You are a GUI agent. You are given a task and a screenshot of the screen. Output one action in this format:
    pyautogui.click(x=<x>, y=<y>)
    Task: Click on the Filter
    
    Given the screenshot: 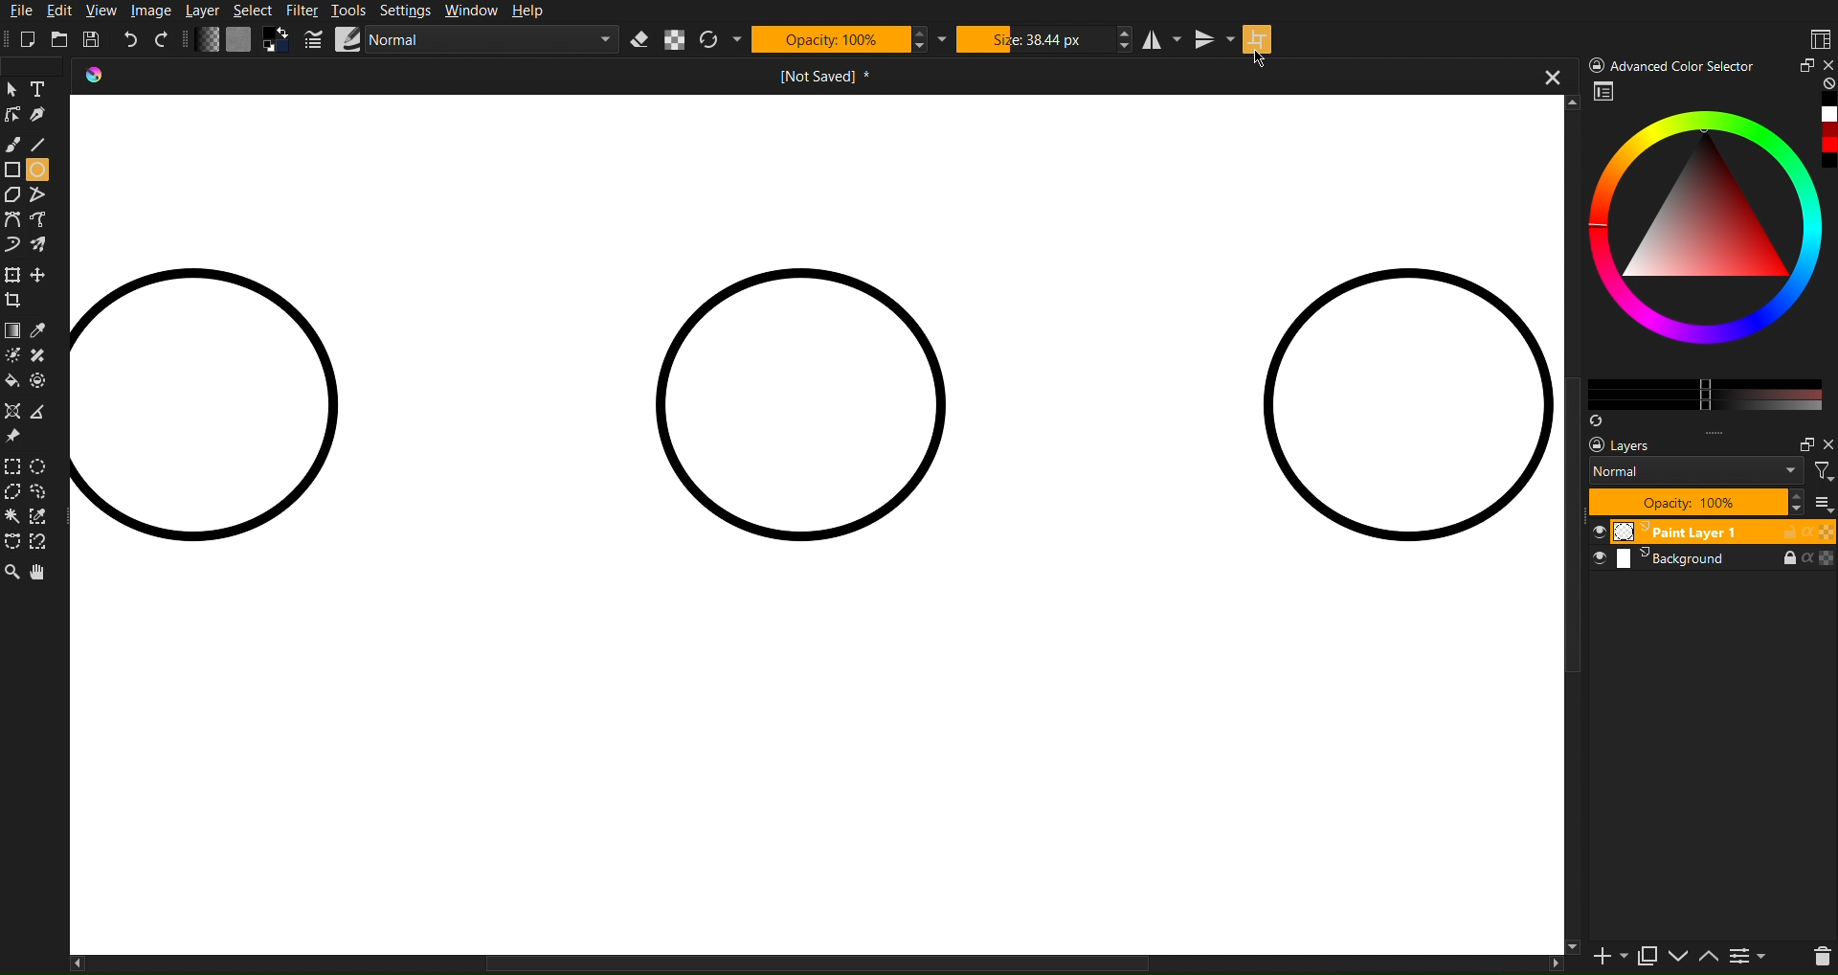 What is the action you would take?
    pyautogui.click(x=304, y=10)
    